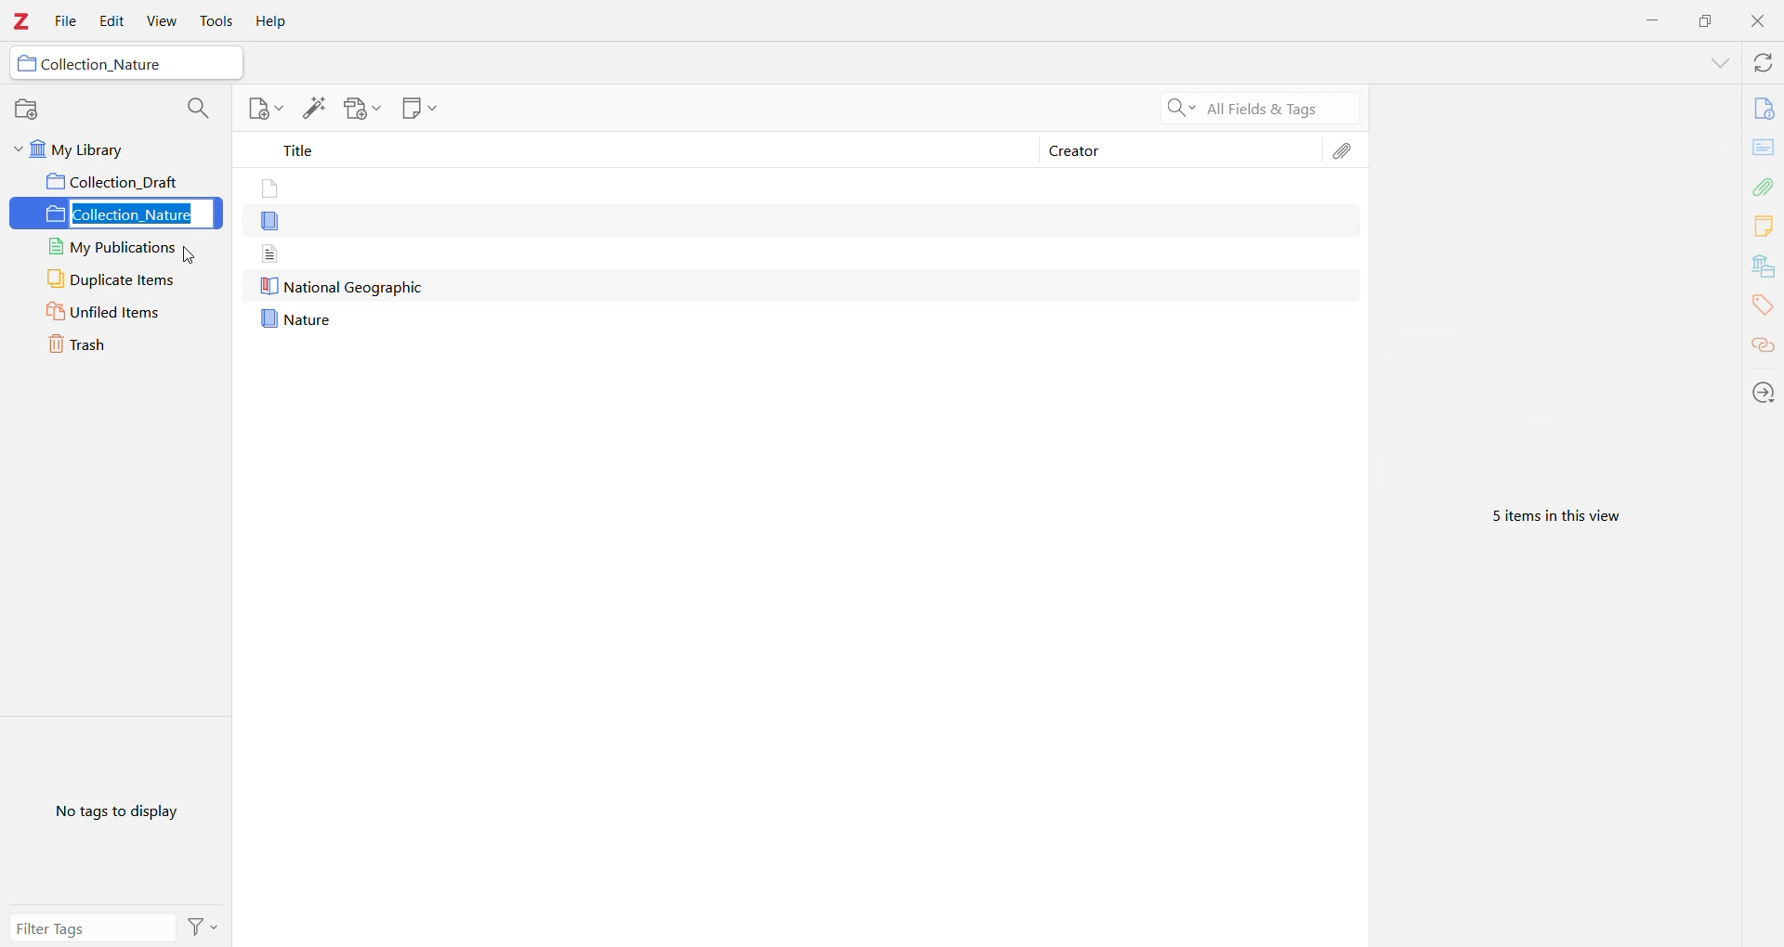  Describe the element at coordinates (116, 150) in the screenshot. I see `My Library` at that location.